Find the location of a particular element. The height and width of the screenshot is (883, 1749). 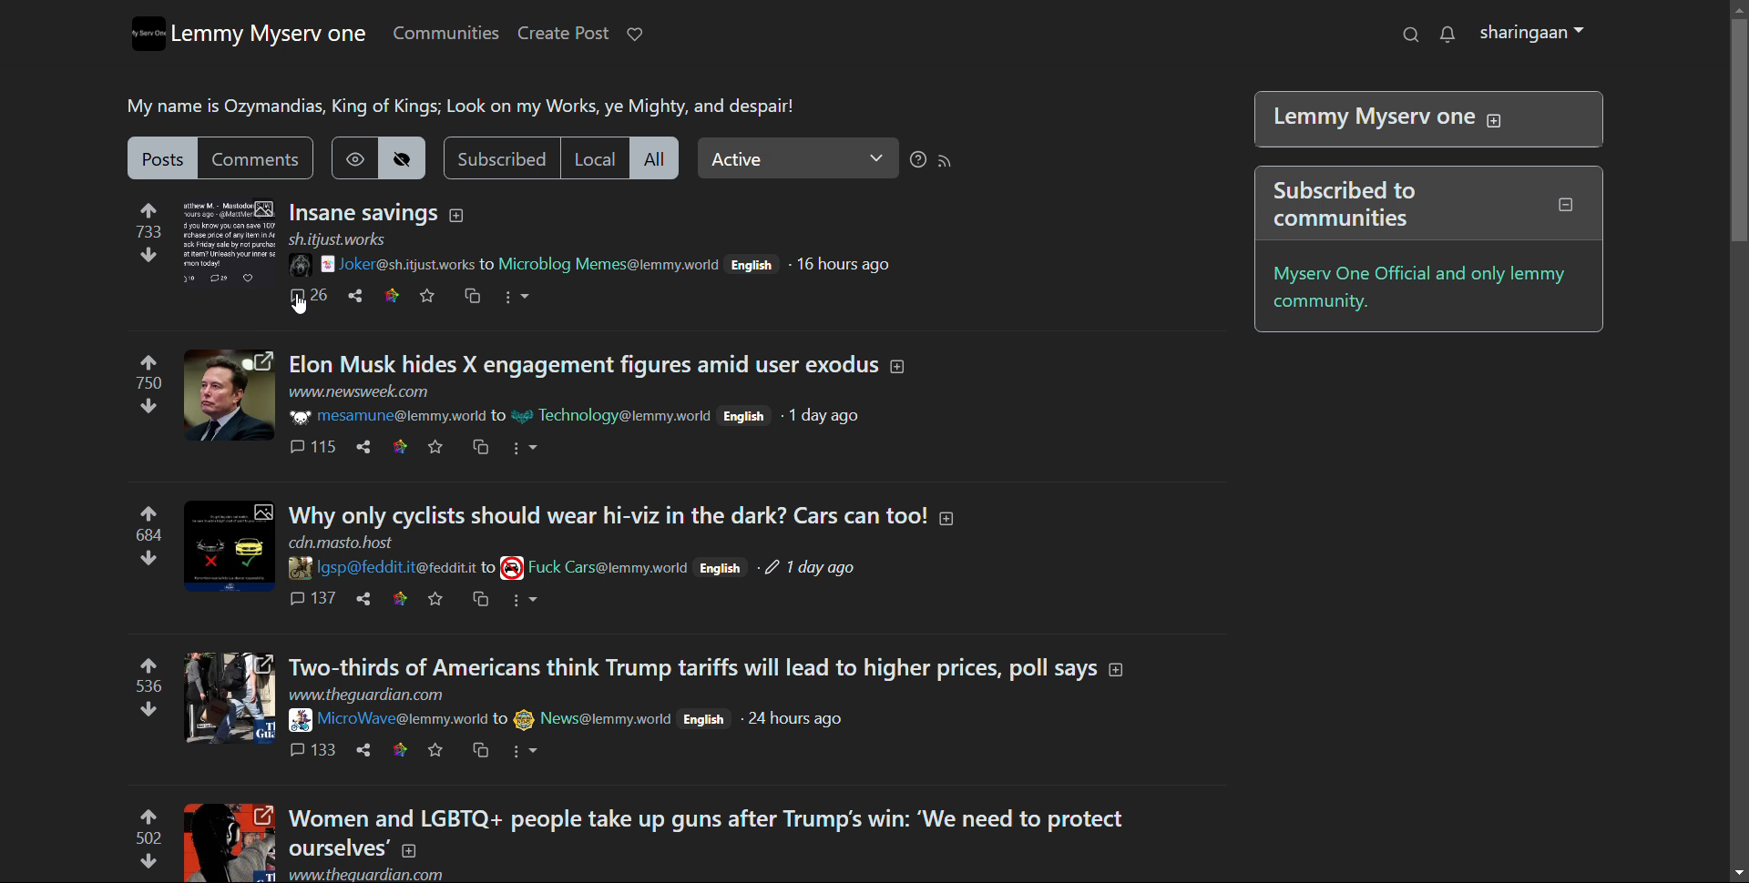

post title is located at coordinates (708, 832).